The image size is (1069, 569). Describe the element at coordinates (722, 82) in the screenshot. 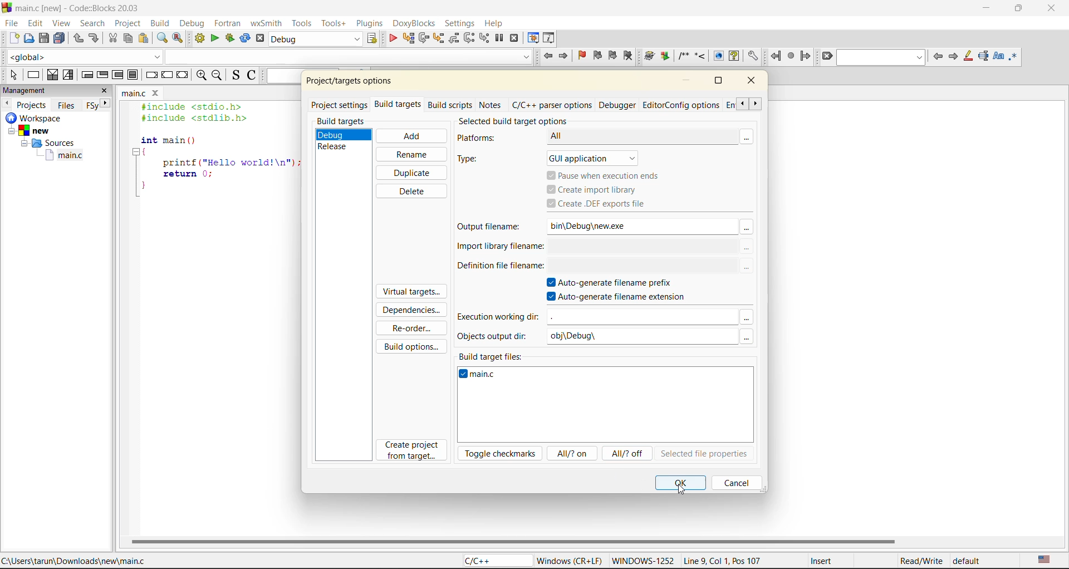

I see `maximize` at that location.